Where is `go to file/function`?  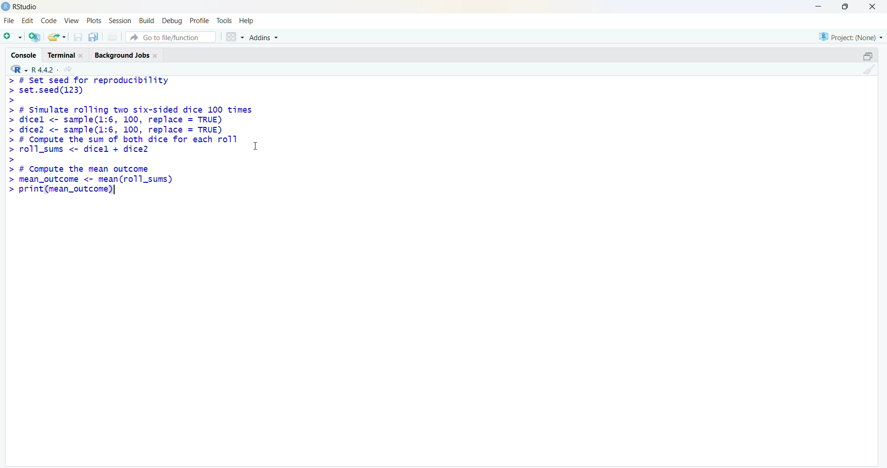
go to file/function is located at coordinates (170, 37).